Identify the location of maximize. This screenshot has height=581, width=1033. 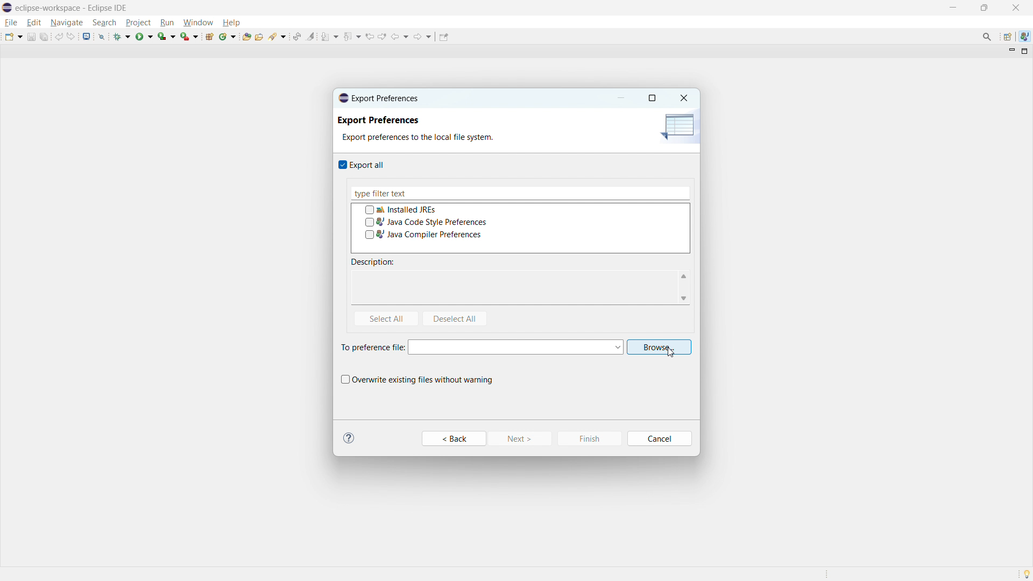
(984, 8).